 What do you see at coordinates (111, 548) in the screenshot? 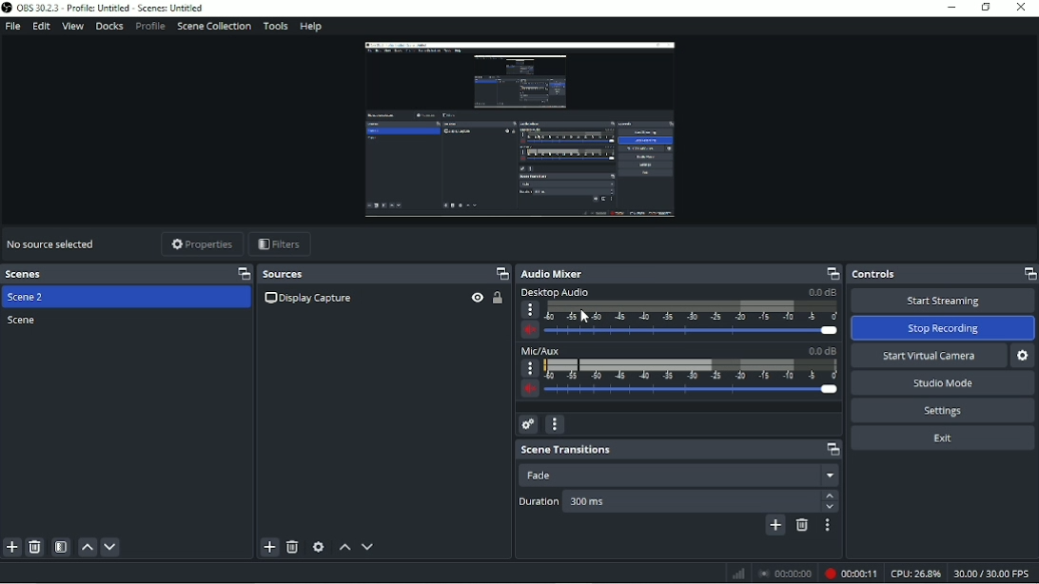
I see `Move scene down` at bounding box center [111, 548].